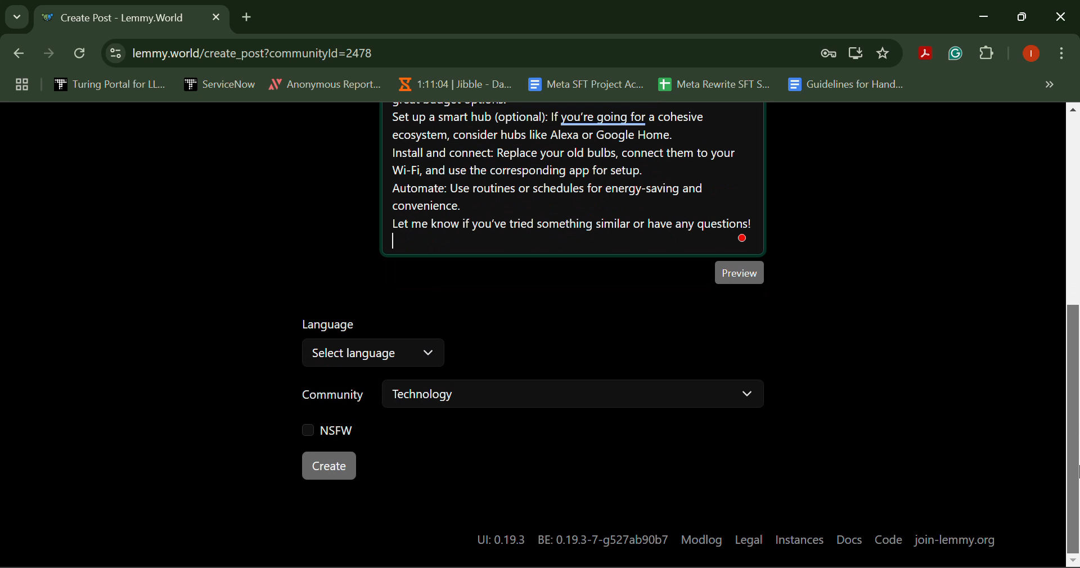  What do you see at coordinates (1029, 55) in the screenshot?
I see `Logged In User` at bounding box center [1029, 55].